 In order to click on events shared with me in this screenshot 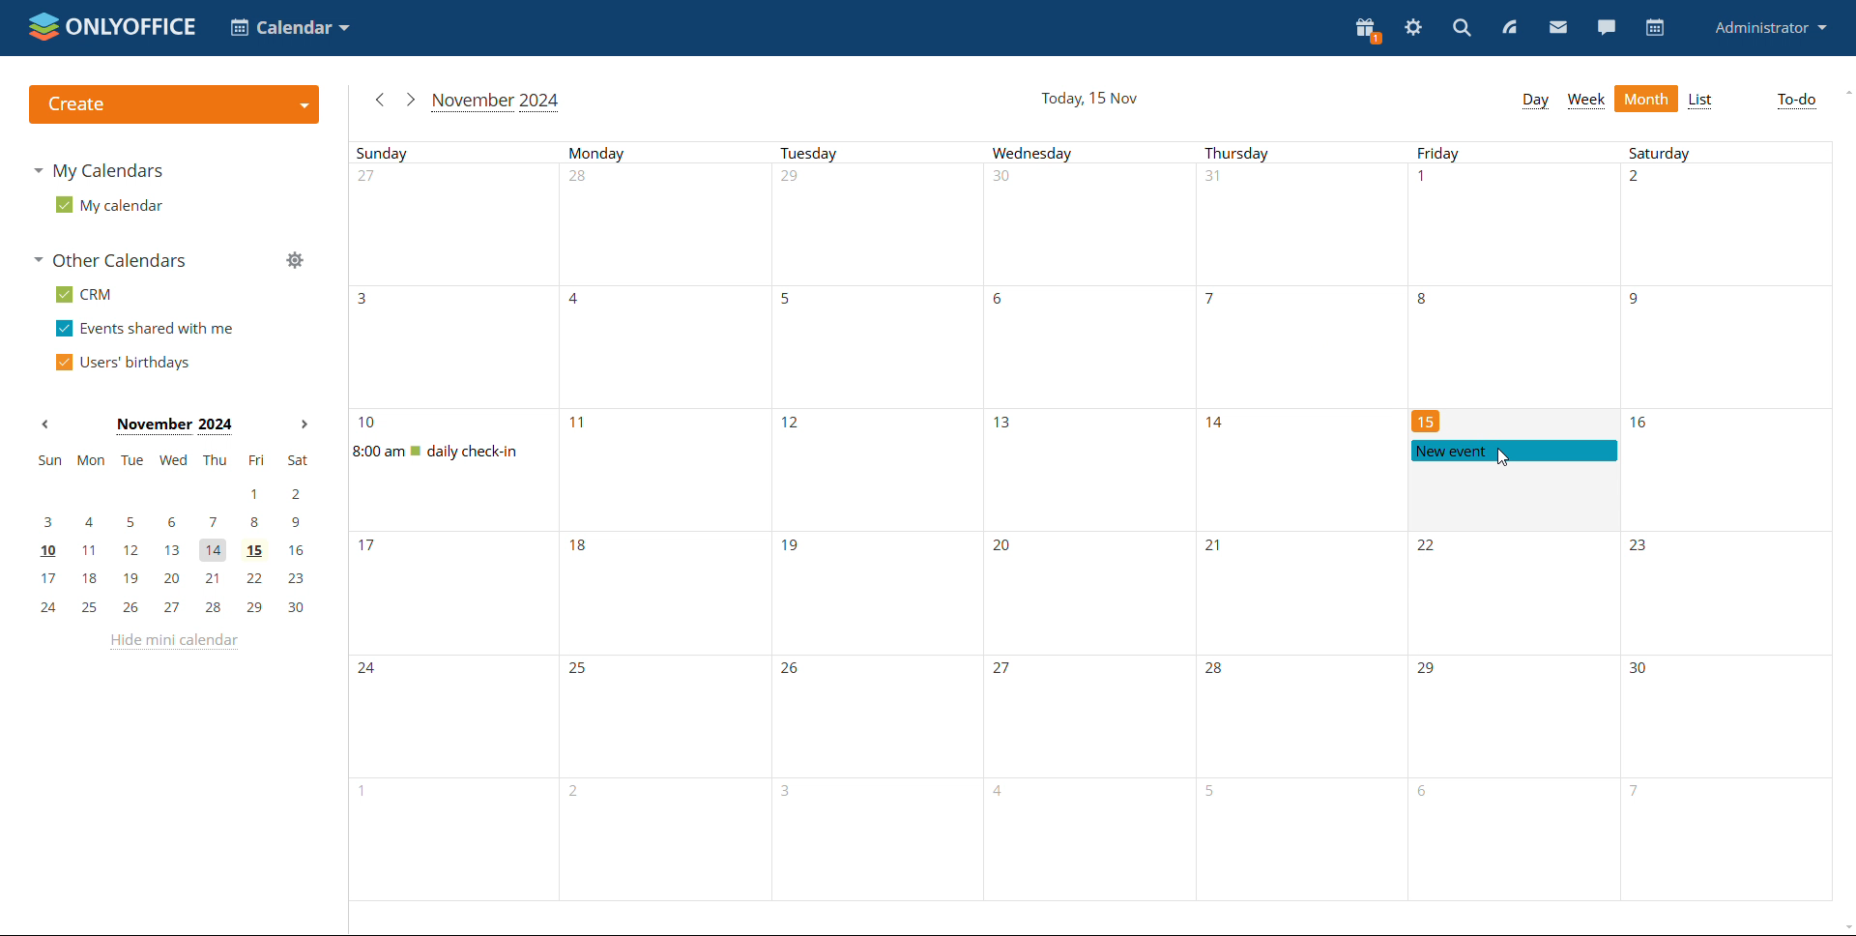, I will do `click(144, 328)`.